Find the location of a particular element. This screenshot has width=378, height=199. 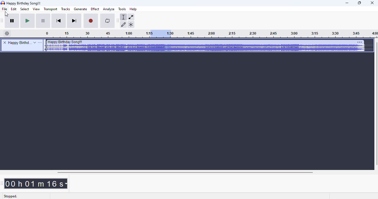

stop is located at coordinates (44, 21).